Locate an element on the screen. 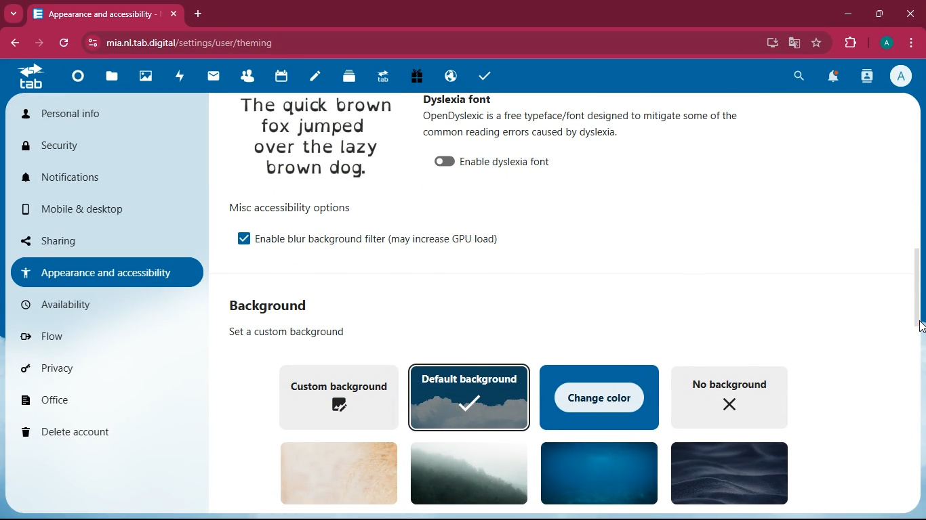  forward is located at coordinates (41, 43).